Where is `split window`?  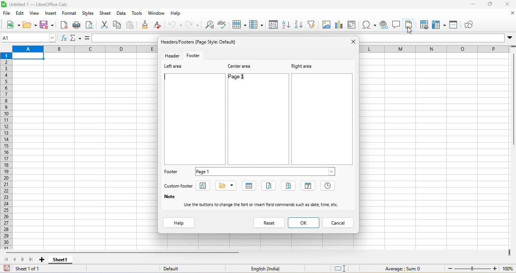 split window is located at coordinates (455, 24).